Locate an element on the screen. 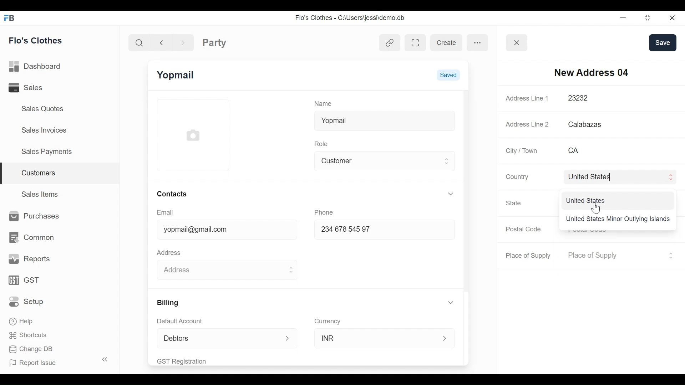  create is located at coordinates (446, 43).